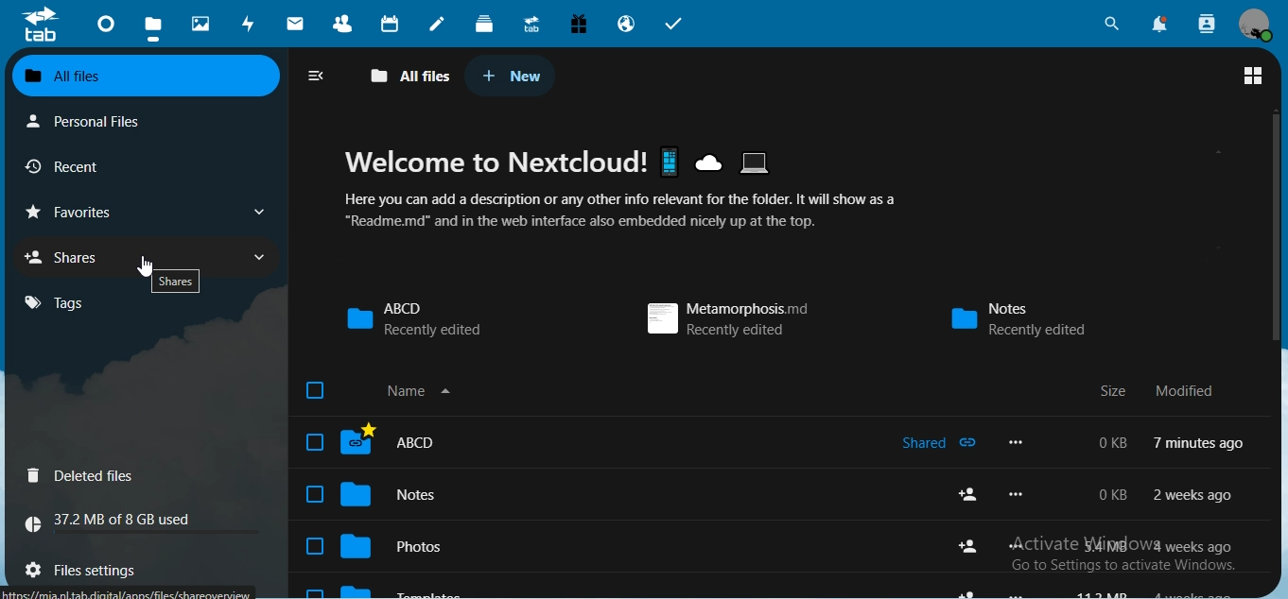 The width and height of the screenshot is (1288, 599). What do you see at coordinates (603, 494) in the screenshot?
I see `NOTES` at bounding box center [603, 494].